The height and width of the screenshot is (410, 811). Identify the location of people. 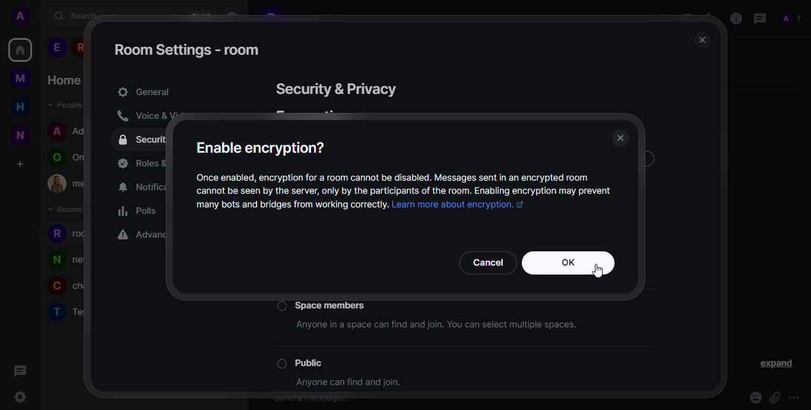
(791, 18).